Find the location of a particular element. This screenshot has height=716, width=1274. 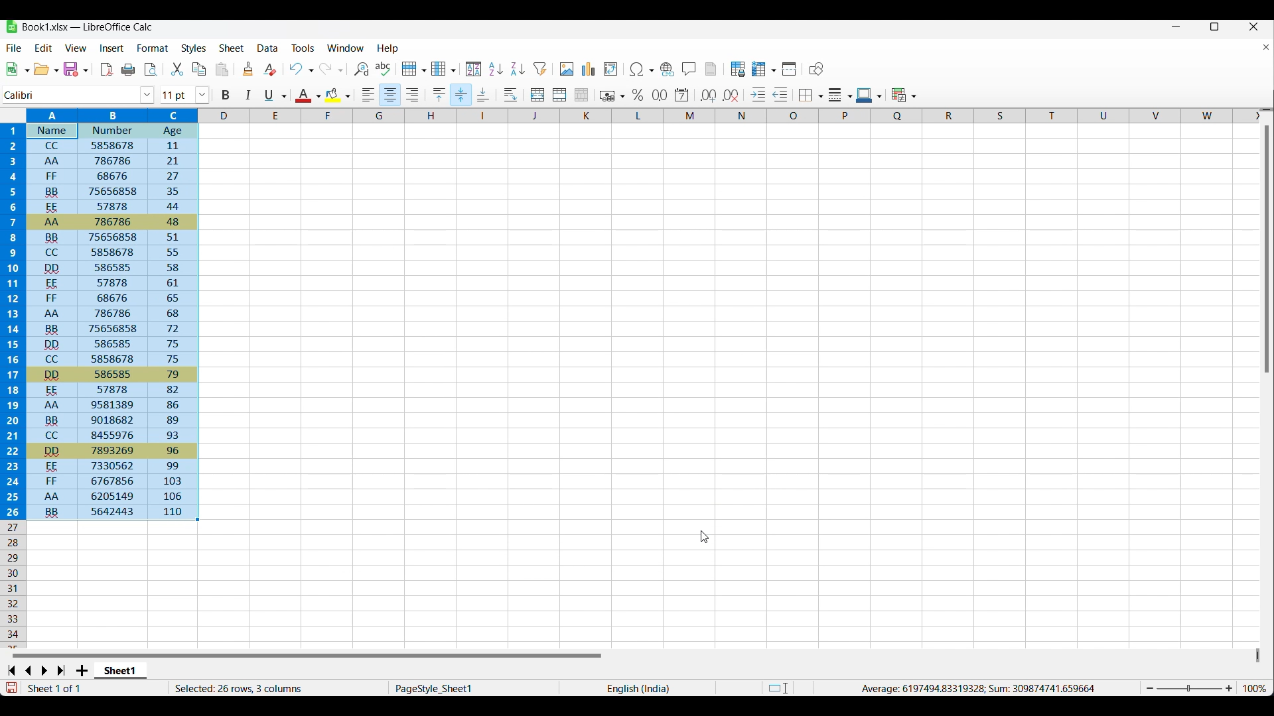

Add decimal place is located at coordinates (709, 95).